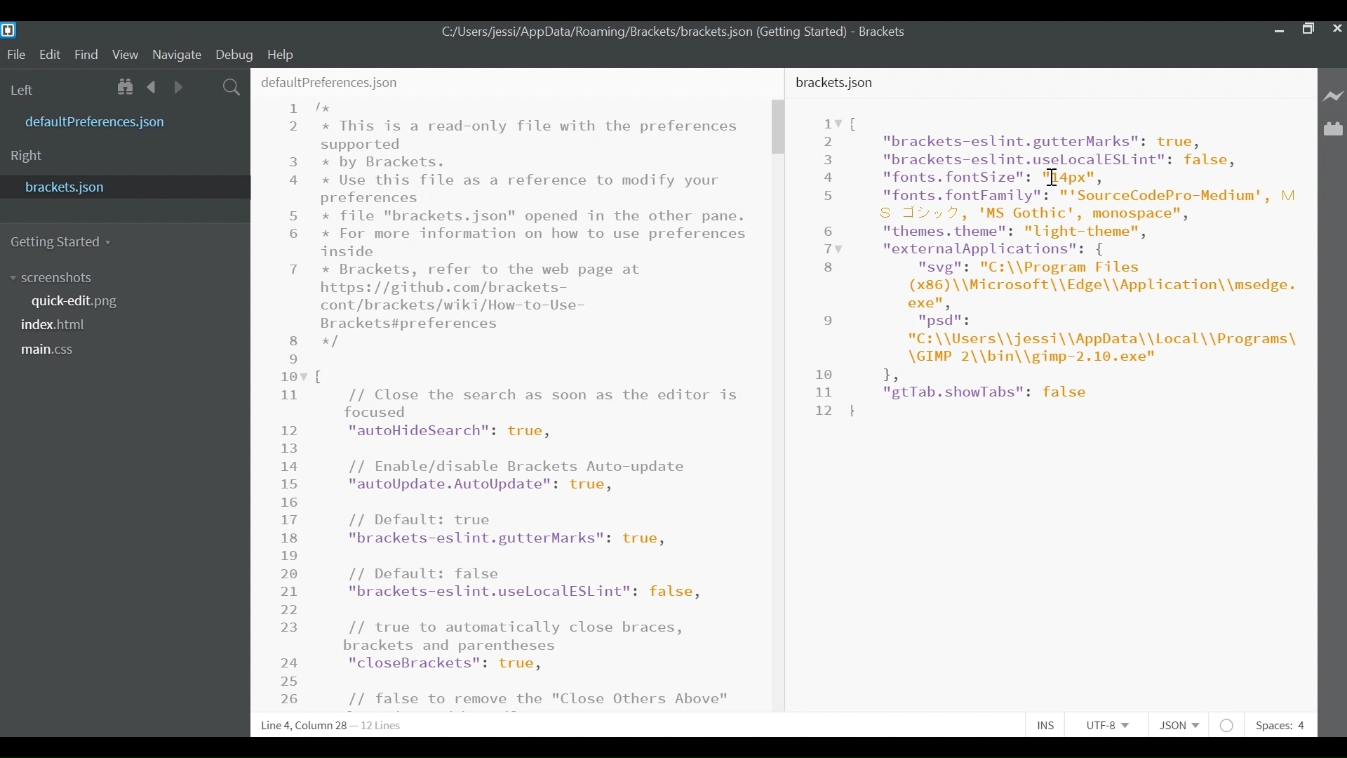  I want to click on bracket.json File, so click(122, 186).